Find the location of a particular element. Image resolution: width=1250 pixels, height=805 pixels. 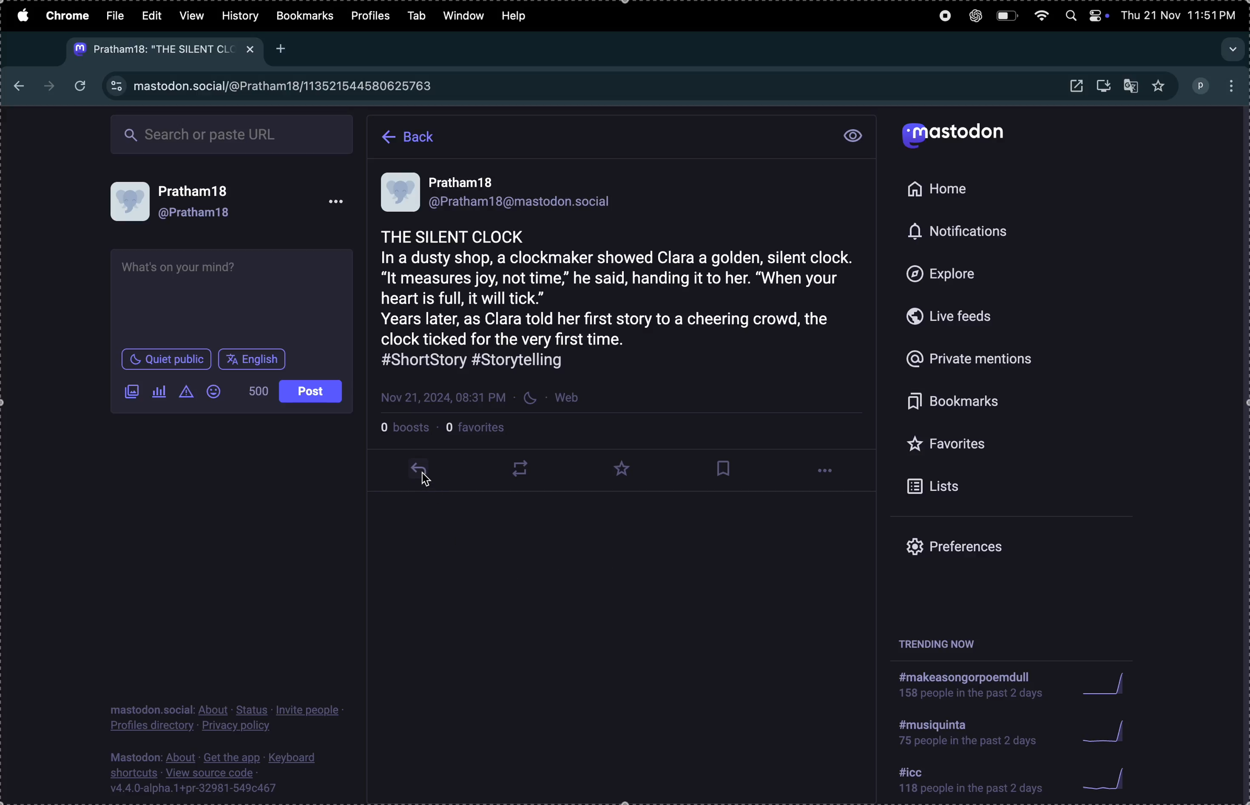

cursor is located at coordinates (428, 483).